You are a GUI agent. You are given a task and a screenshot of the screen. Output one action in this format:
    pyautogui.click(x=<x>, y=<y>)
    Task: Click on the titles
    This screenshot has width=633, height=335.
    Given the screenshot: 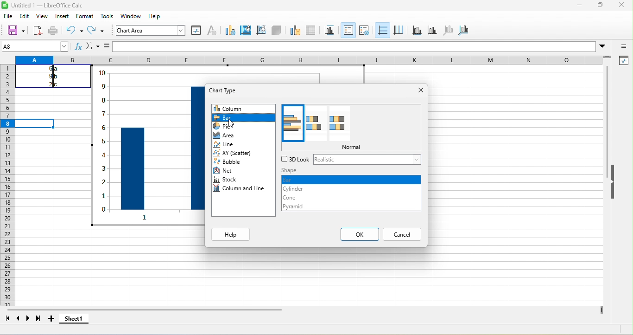 What is the action you would take?
    pyautogui.click(x=348, y=30)
    